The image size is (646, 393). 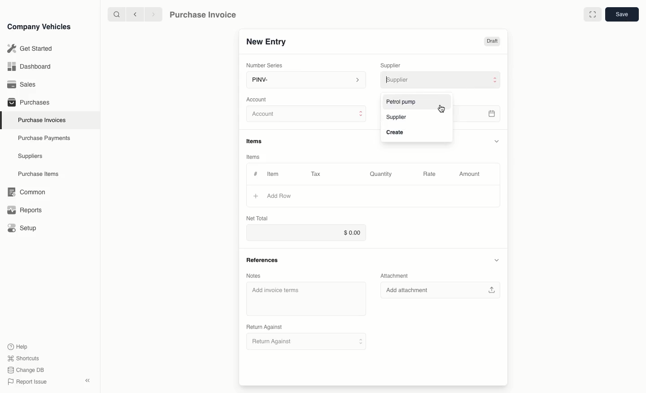 What do you see at coordinates (25, 210) in the screenshot?
I see `Reports` at bounding box center [25, 210].